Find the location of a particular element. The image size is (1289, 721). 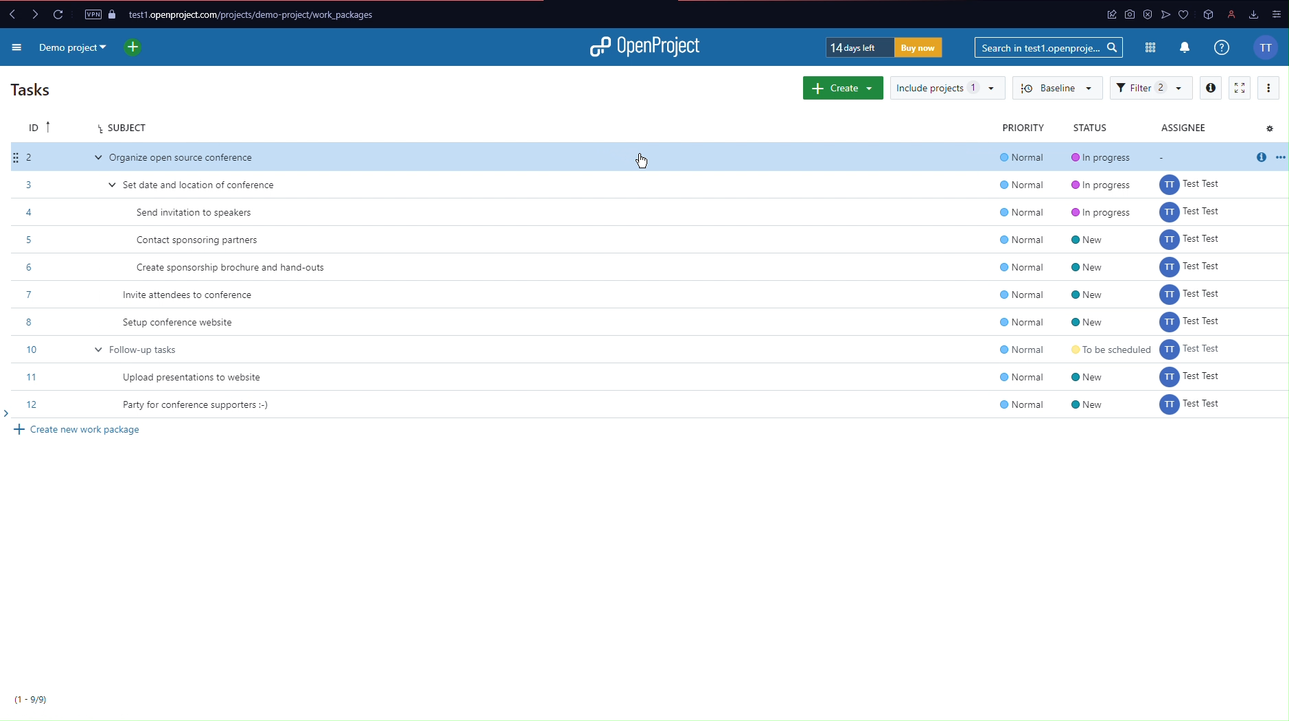

ID is located at coordinates (40, 126).